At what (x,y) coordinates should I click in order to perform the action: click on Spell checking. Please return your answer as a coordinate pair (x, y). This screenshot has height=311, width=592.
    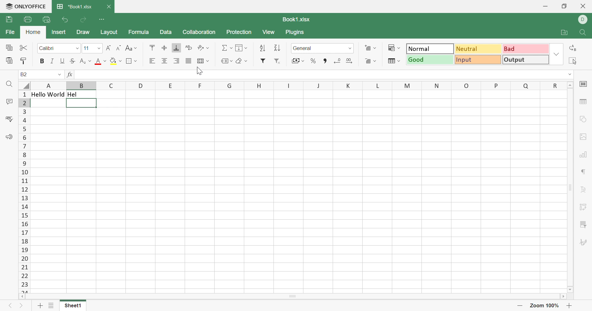
    Looking at the image, I should click on (10, 119).